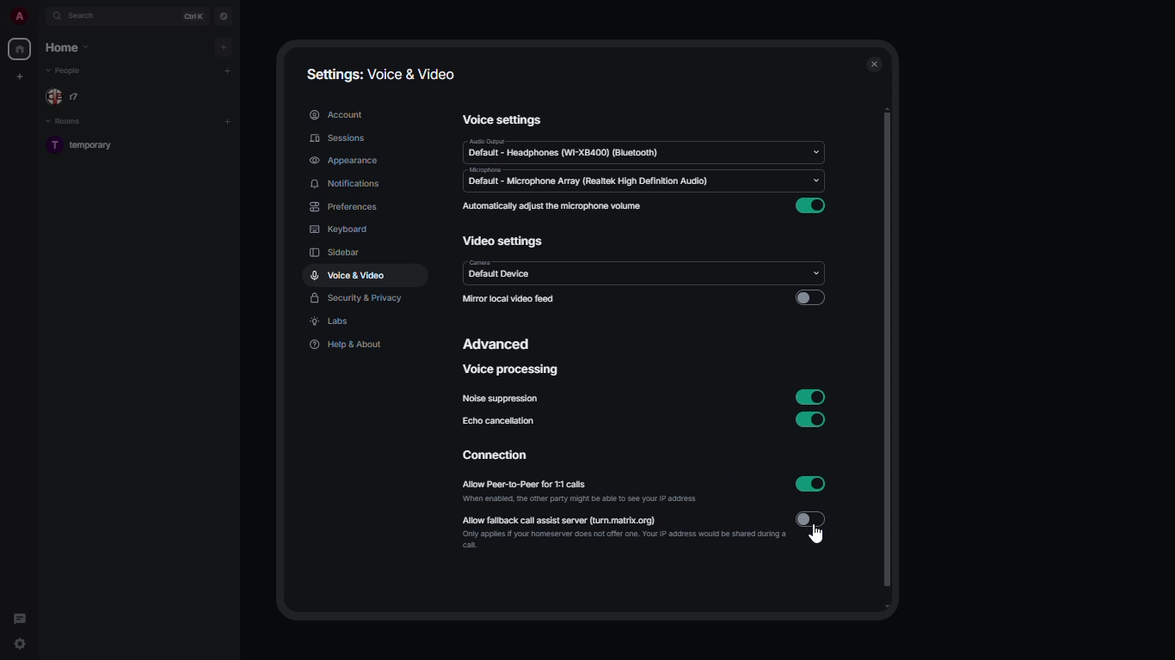 The image size is (1175, 660). Describe the element at coordinates (502, 274) in the screenshot. I see `camera default` at that location.